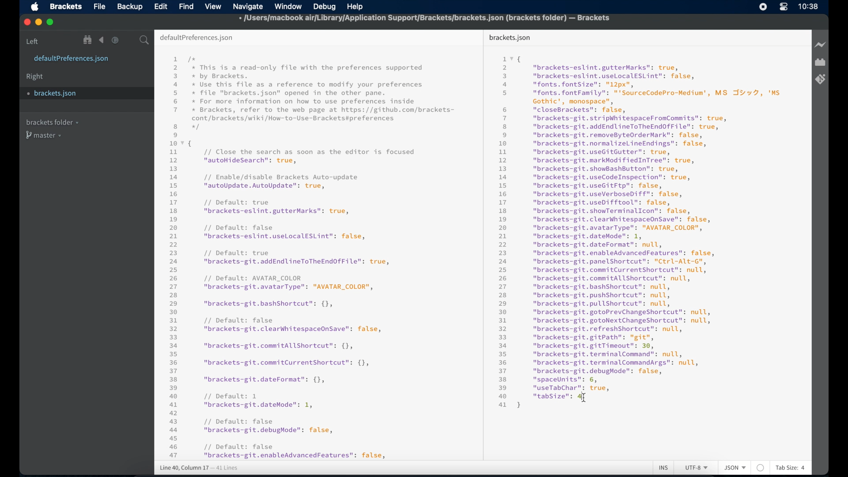  What do you see at coordinates (425, 19) in the screenshot?
I see `file name` at bounding box center [425, 19].